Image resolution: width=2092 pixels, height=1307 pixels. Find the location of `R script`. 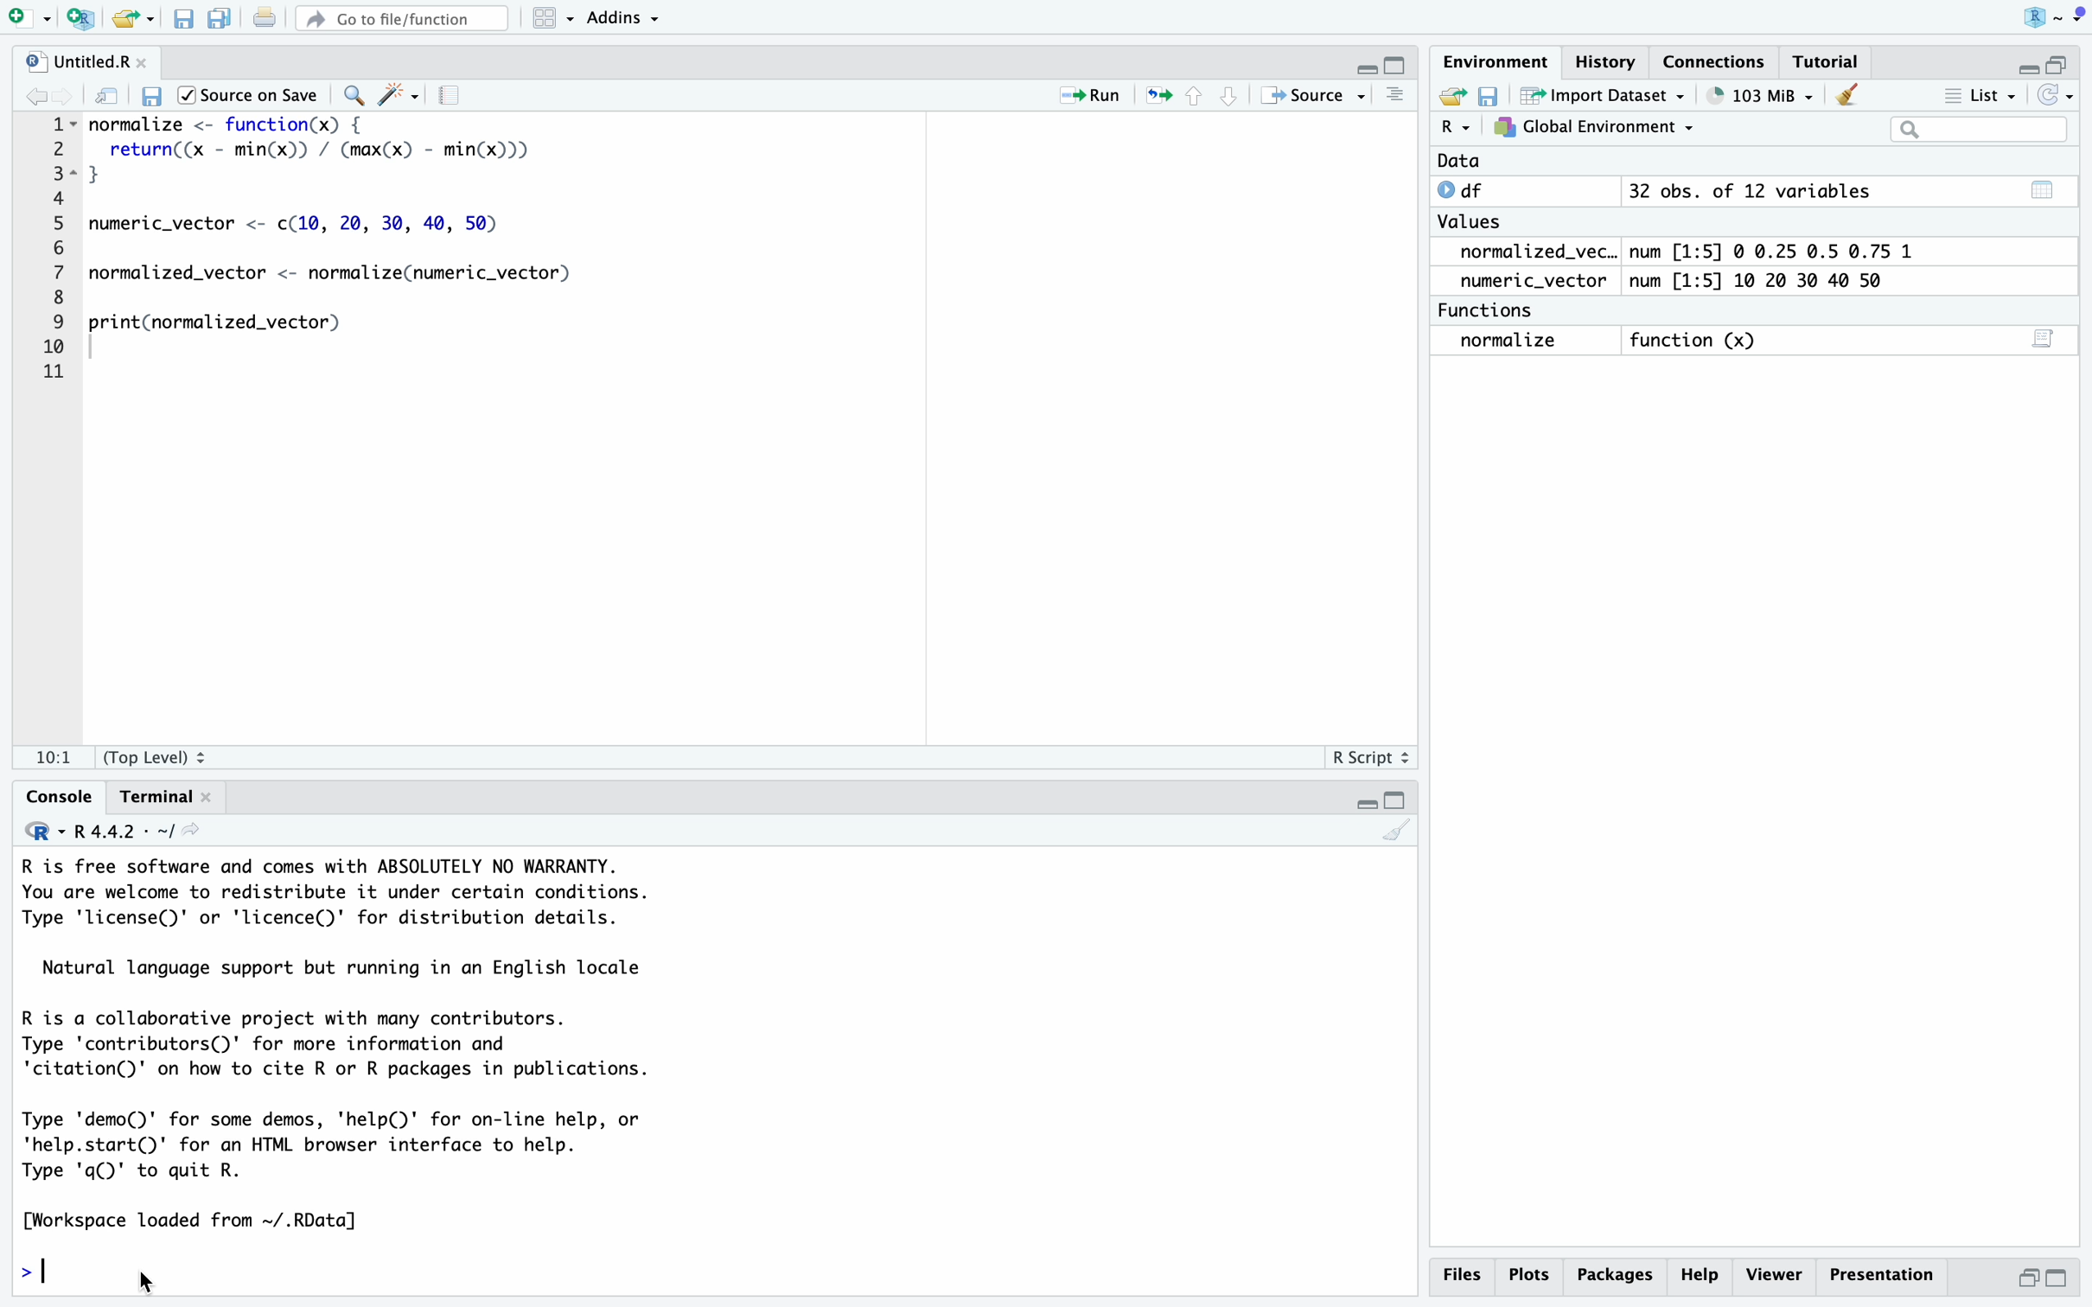

R script is located at coordinates (1367, 759).